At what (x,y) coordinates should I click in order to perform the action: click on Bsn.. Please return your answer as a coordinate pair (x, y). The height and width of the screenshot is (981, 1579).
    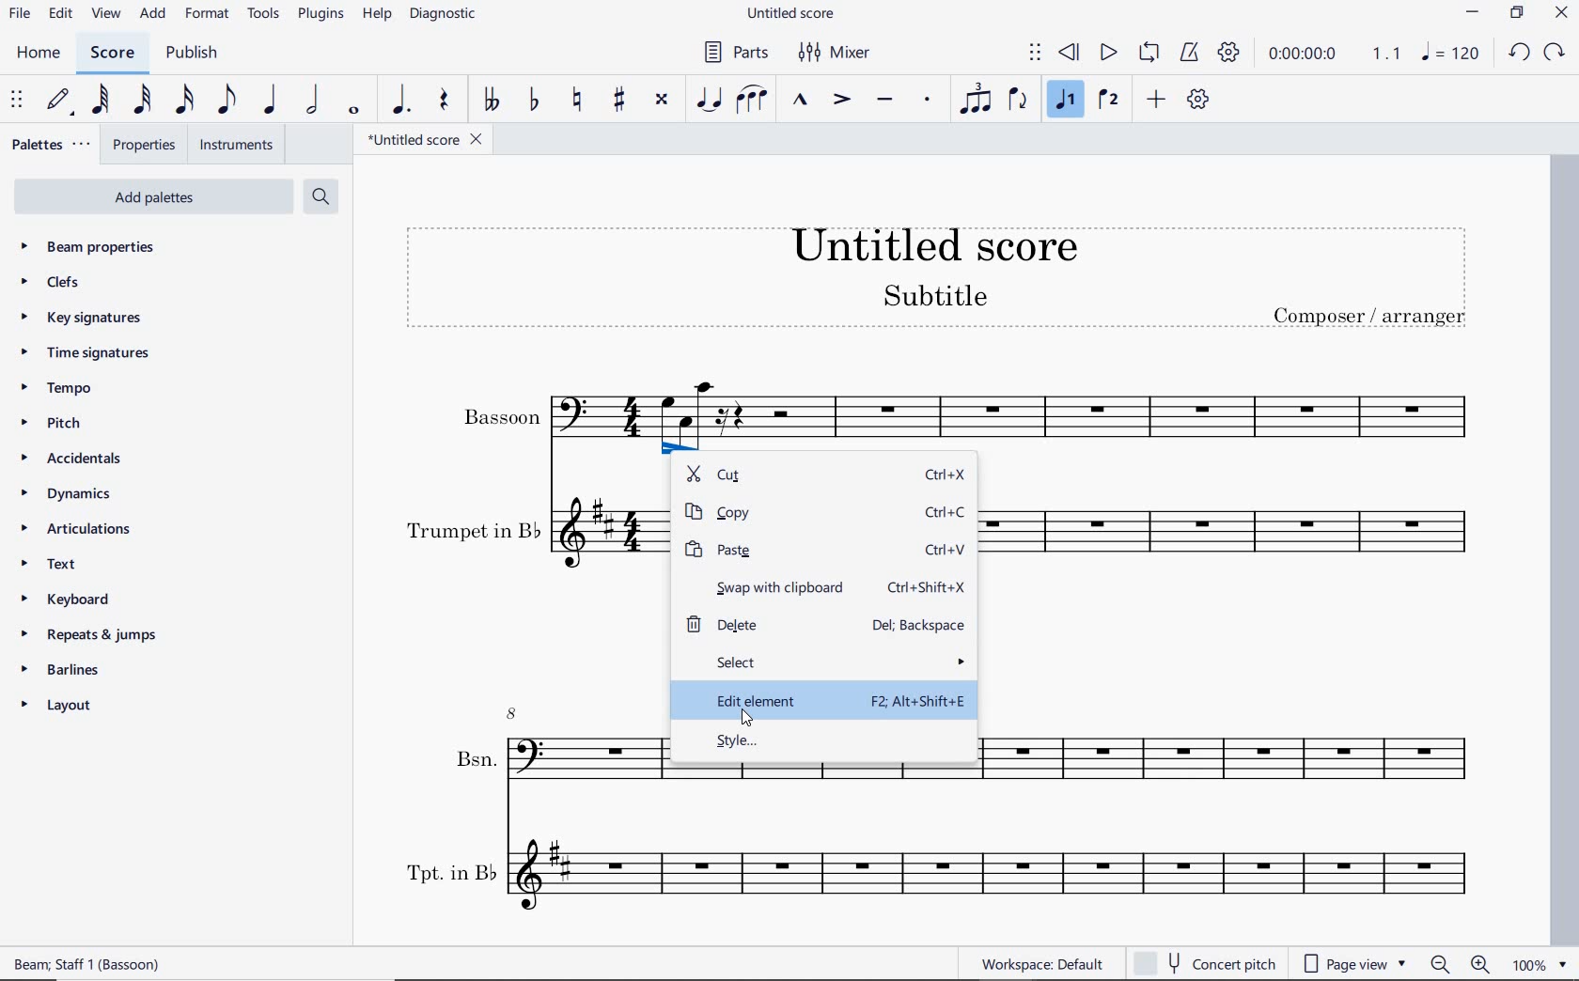
    Looking at the image, I should click on (1241, 755).